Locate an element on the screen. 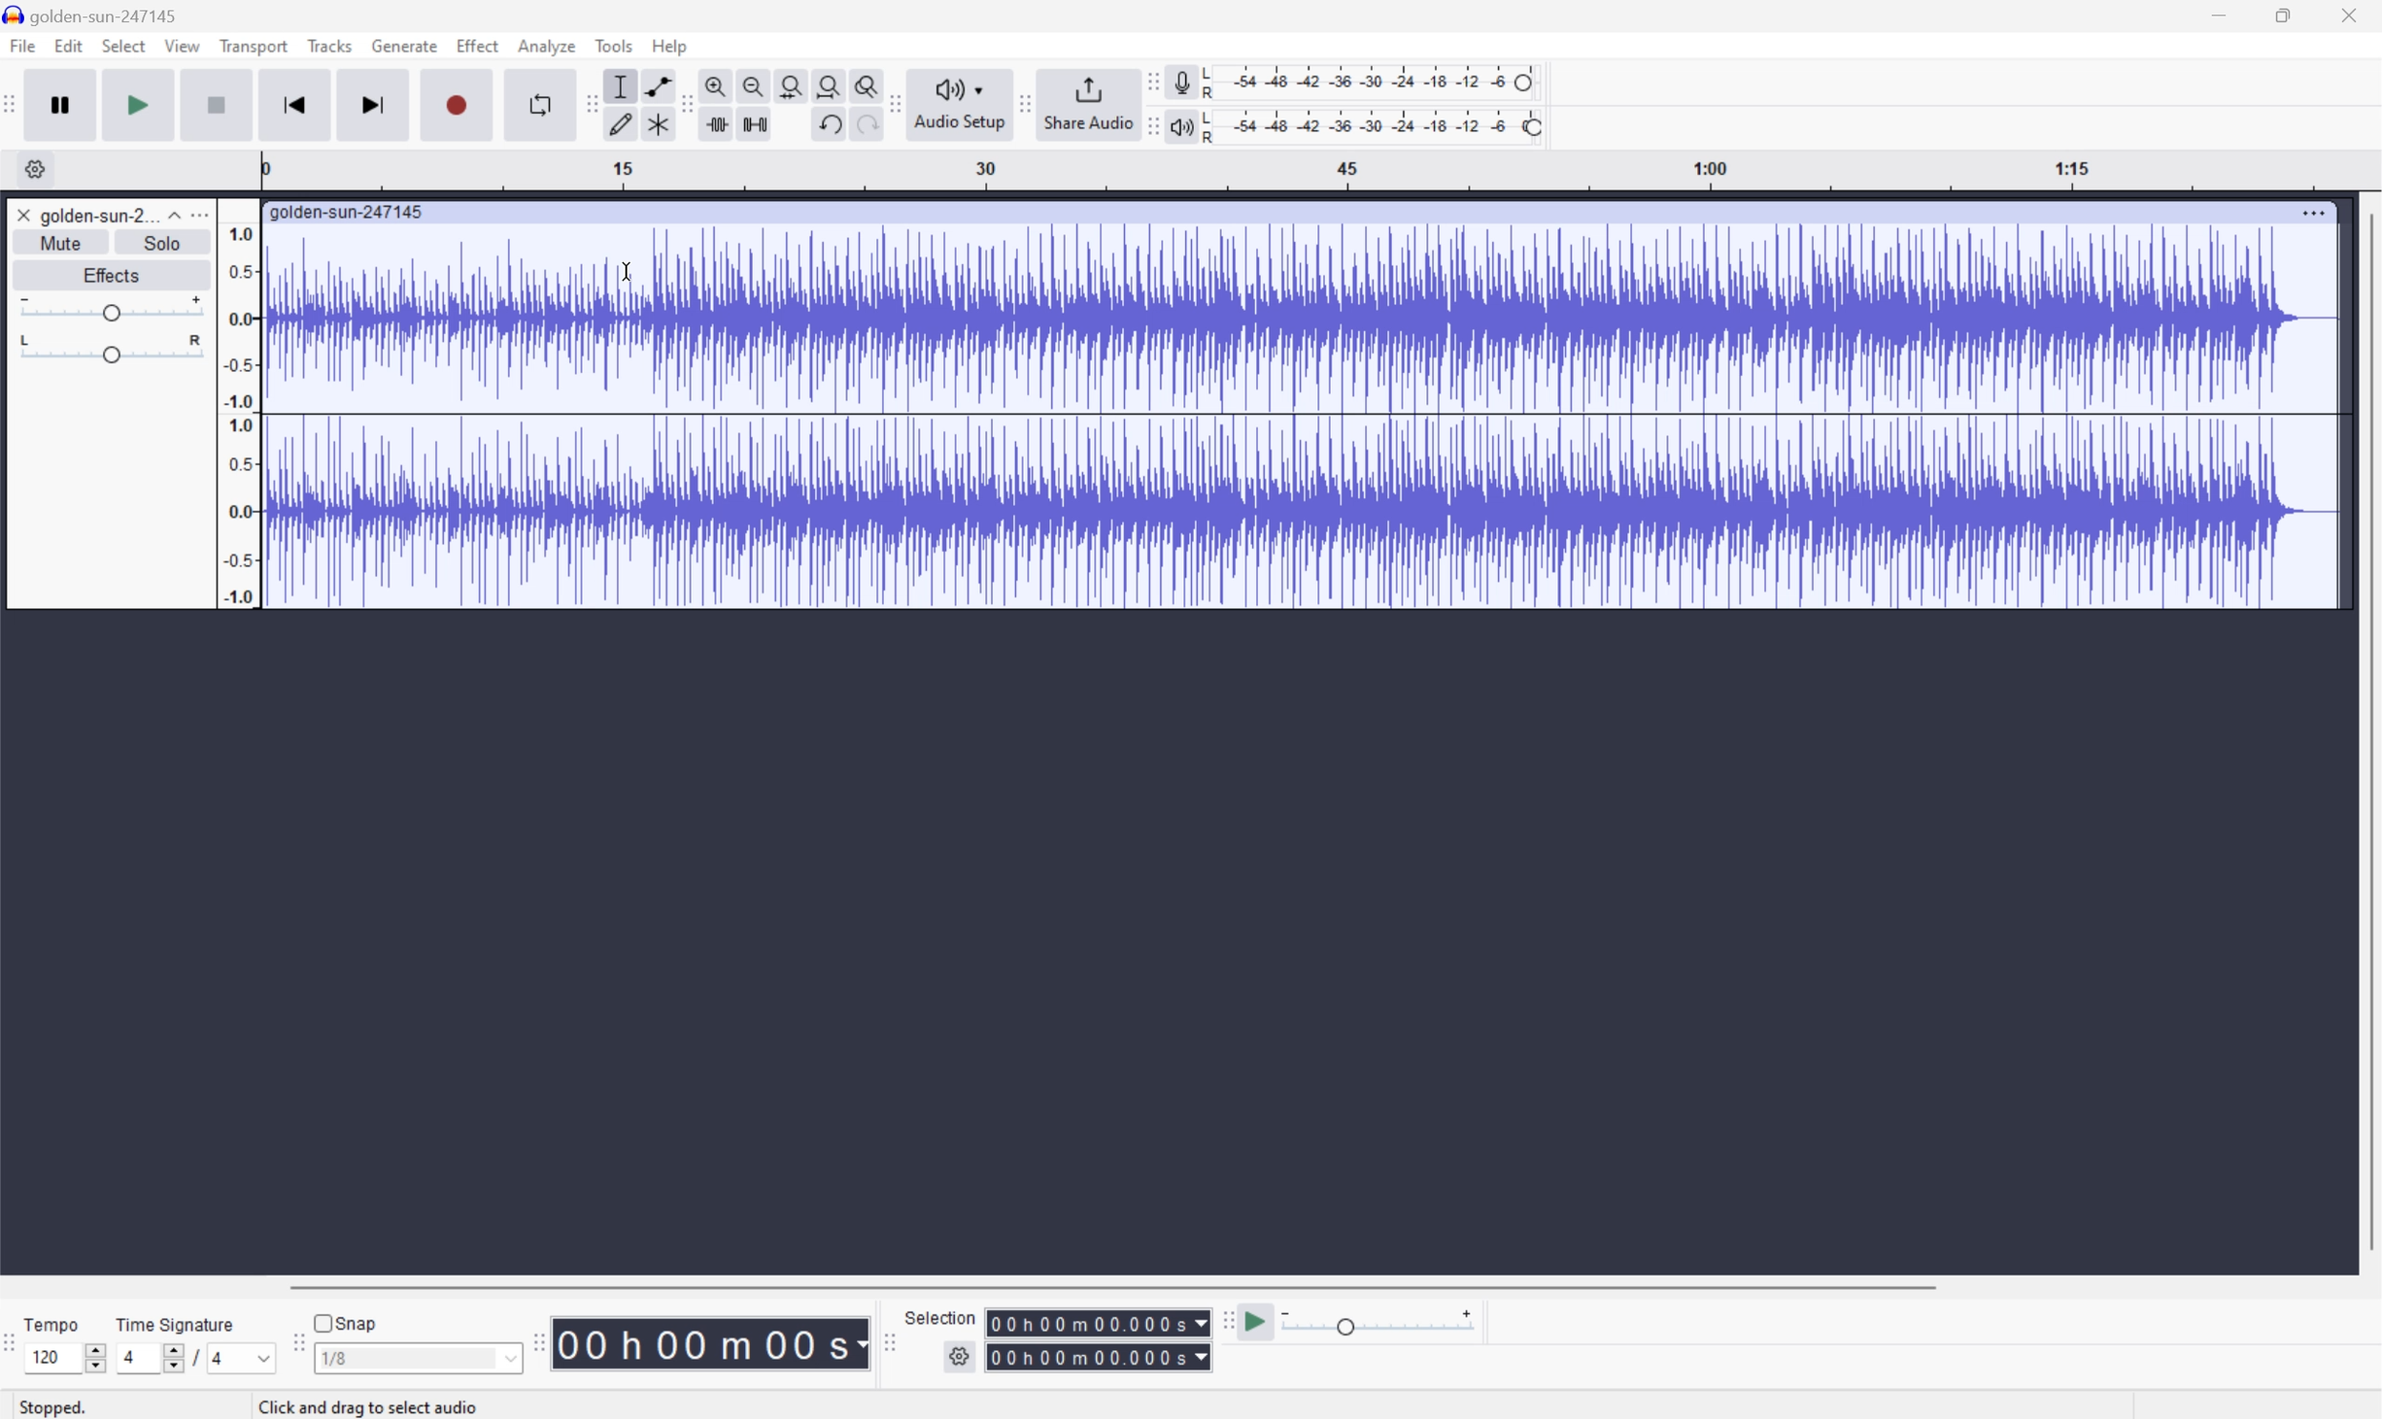  Audacity selection toolbar is located at coordinates (889, 1348).